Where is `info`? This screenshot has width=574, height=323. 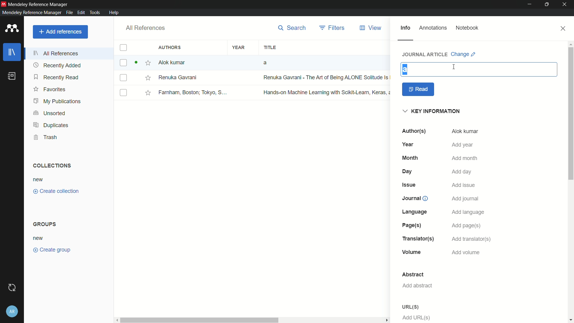 info is located at coordinates (405, 28).